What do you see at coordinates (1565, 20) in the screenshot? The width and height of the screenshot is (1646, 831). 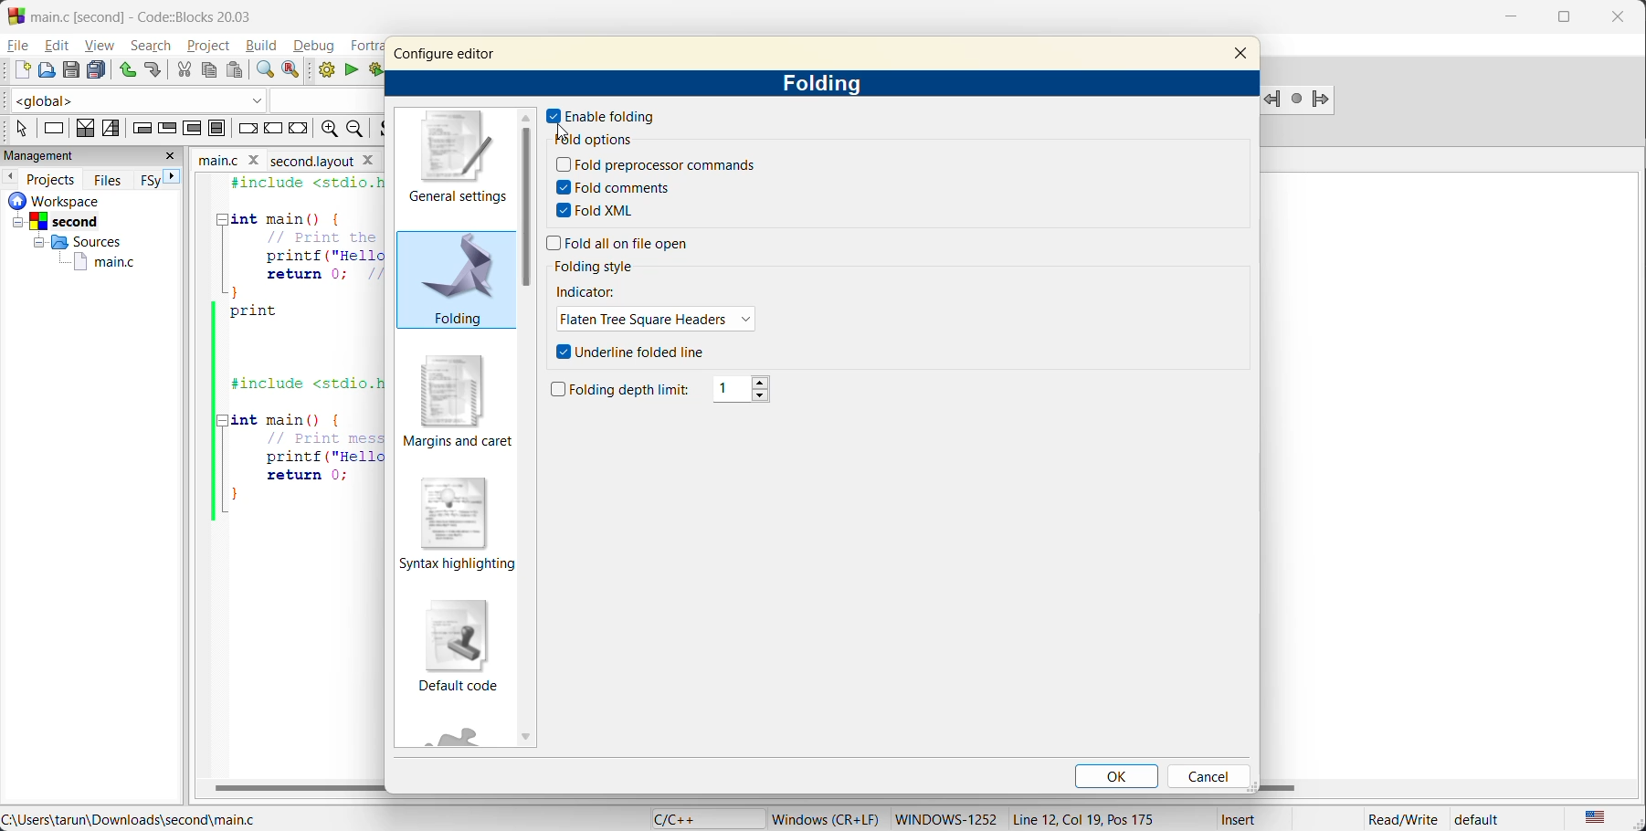 I see `maximize` at bounding box center [1565, 20].